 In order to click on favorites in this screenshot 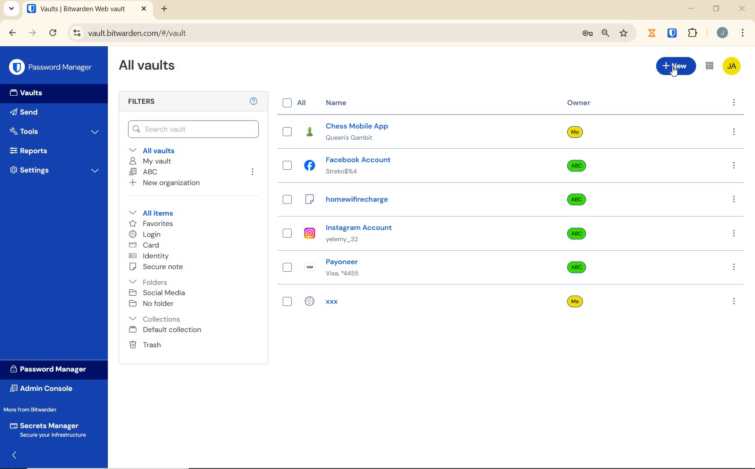, I will do `click(155, 224)`.